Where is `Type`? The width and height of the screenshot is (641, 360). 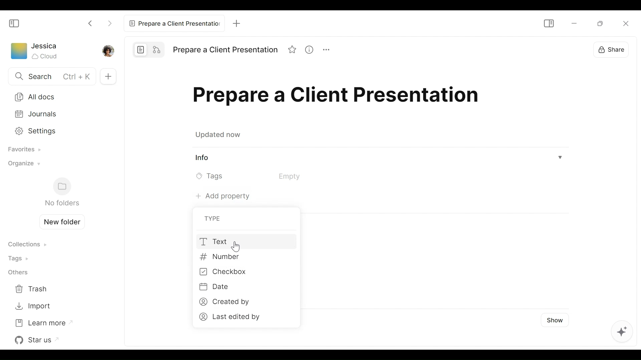
Type is located at coordinates (212, 219).